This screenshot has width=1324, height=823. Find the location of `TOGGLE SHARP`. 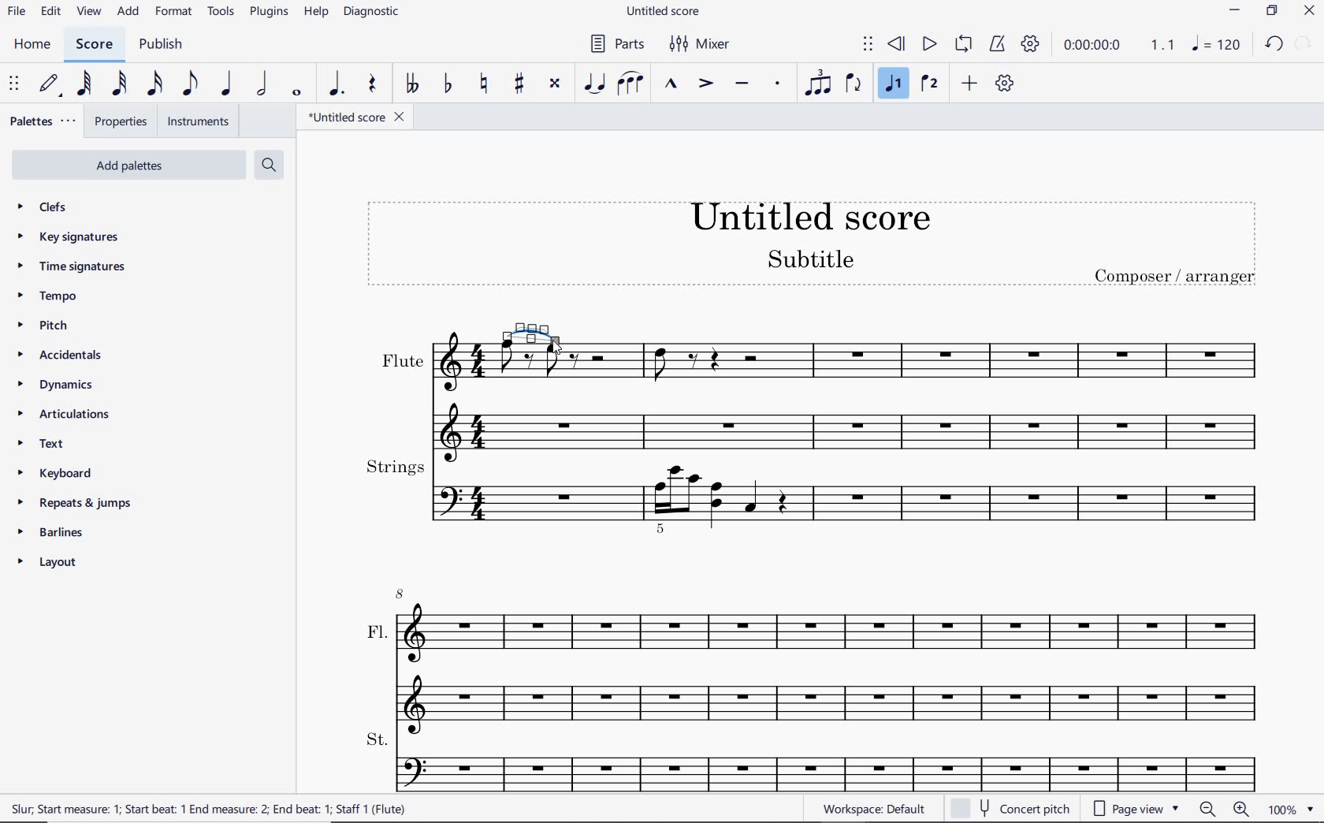

TOGGLE SHARP is located at coordinates (517, 84).